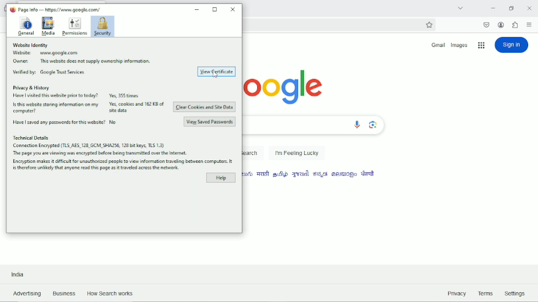 The width and height of the screenshot is (538, 302). Describe the element at coordinates (122, 156) in the screenshot. I see `Connection Encrypted (TLS AES. 128 GCM _SHAZSG, 128 bit keys, TLS 13)The page you ae viewing was encrypted before being transmited over the internet.Encryption makes it dificult for unauthorized people to view information travelling between computers. It is therefore unlikely someone read this information as it traveled over the network.` at that location.